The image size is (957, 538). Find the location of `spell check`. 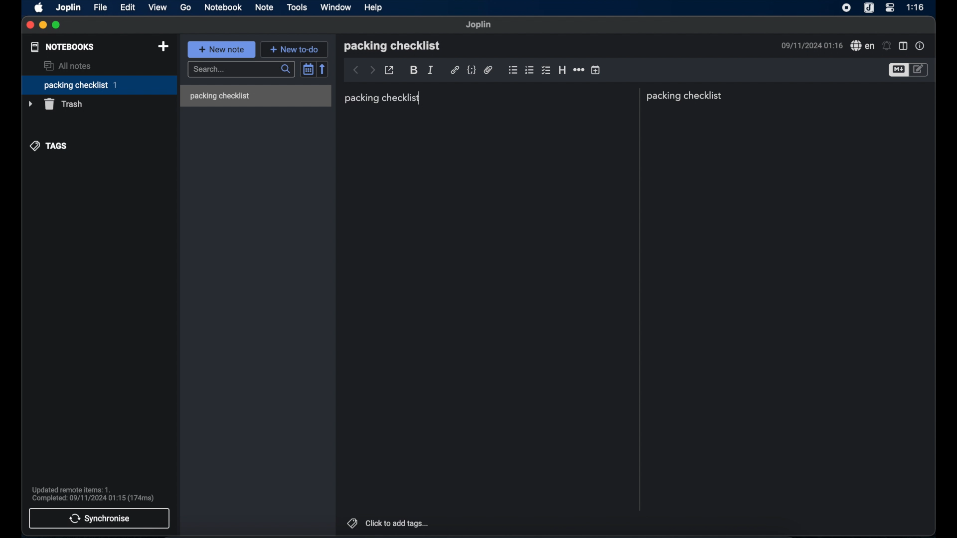

spell check is located at coordinates (862, 46).